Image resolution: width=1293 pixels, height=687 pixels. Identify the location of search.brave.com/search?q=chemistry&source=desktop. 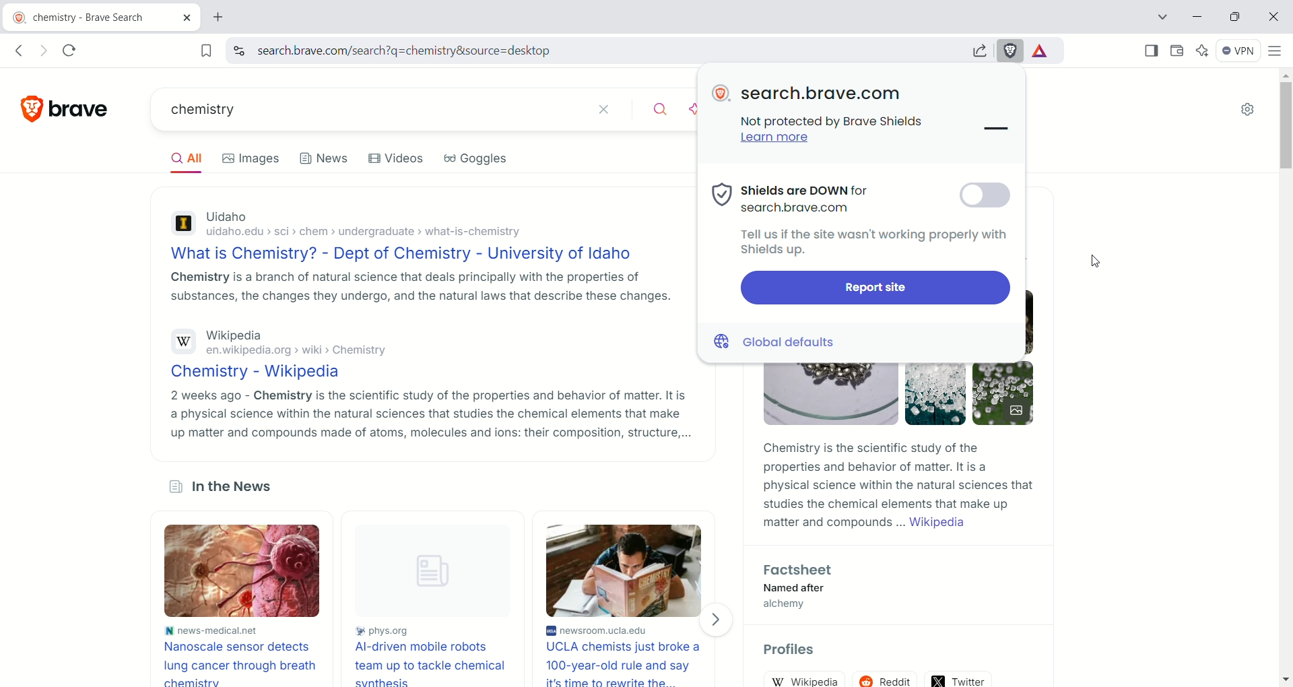
(599, 52).